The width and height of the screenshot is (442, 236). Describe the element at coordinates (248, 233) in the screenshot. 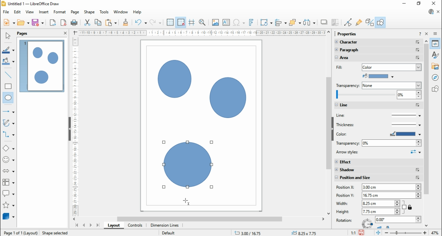

I see ` .11.58/ 13.41` at that location.